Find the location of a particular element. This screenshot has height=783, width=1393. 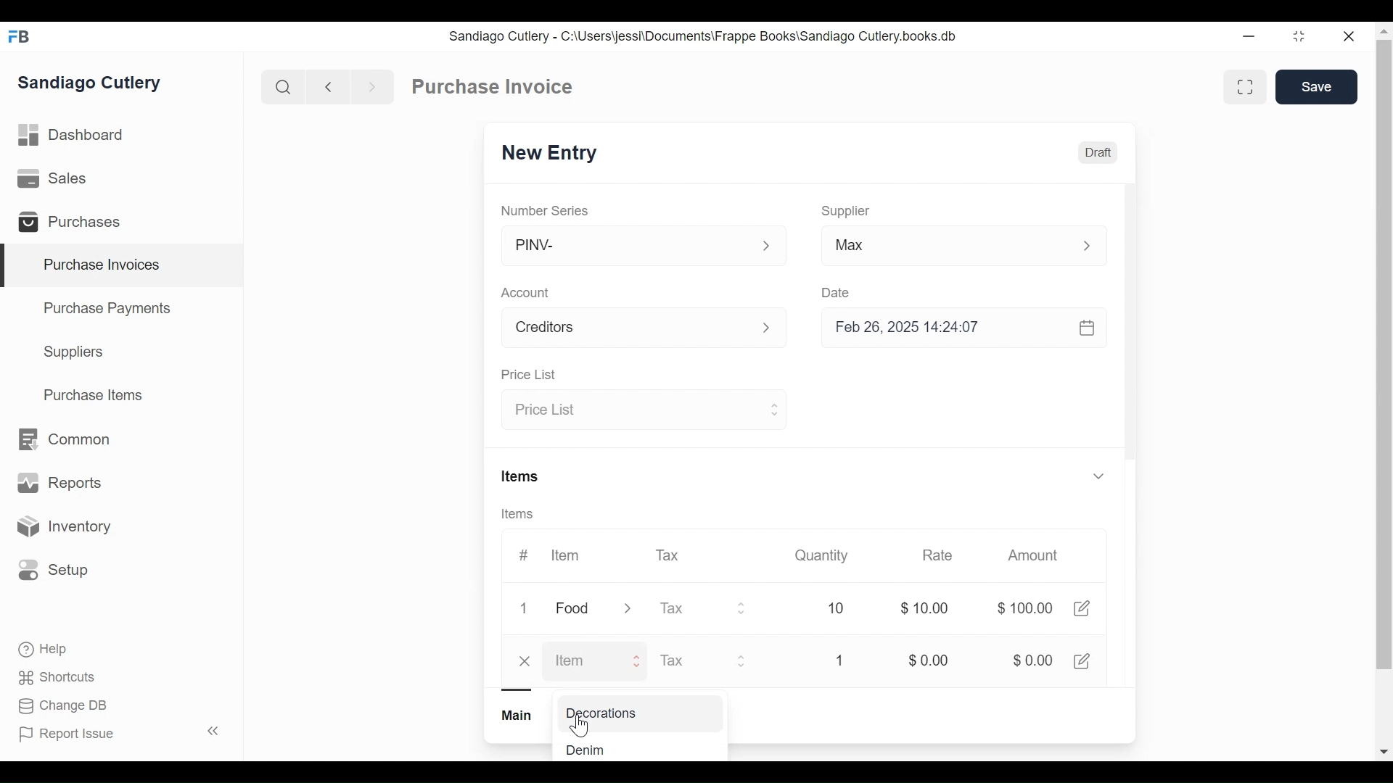

Decorations is located at coordinates (629, 712).